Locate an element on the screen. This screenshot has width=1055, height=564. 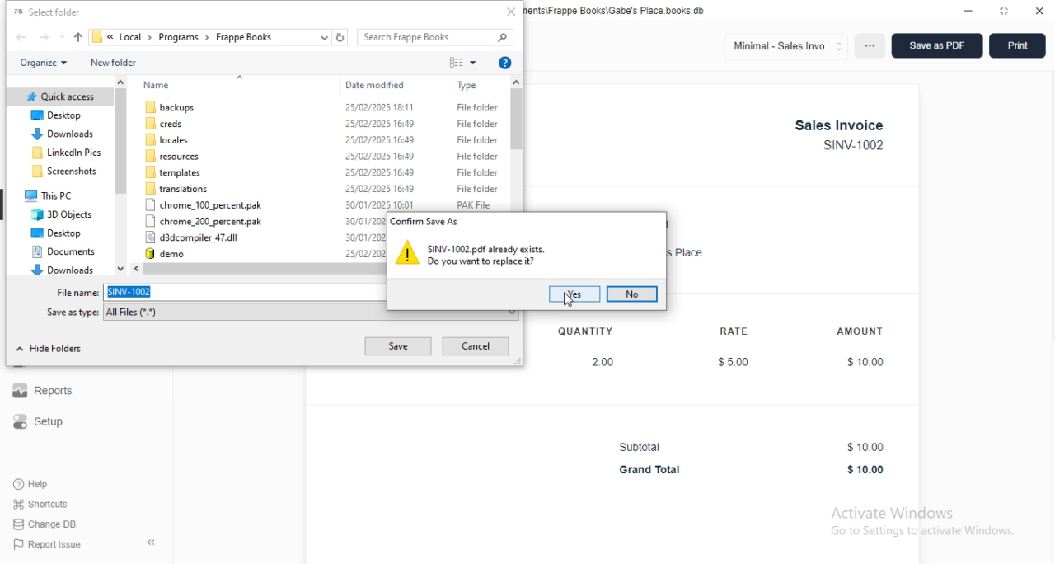
PAK file is located at coordinates (474, 205).